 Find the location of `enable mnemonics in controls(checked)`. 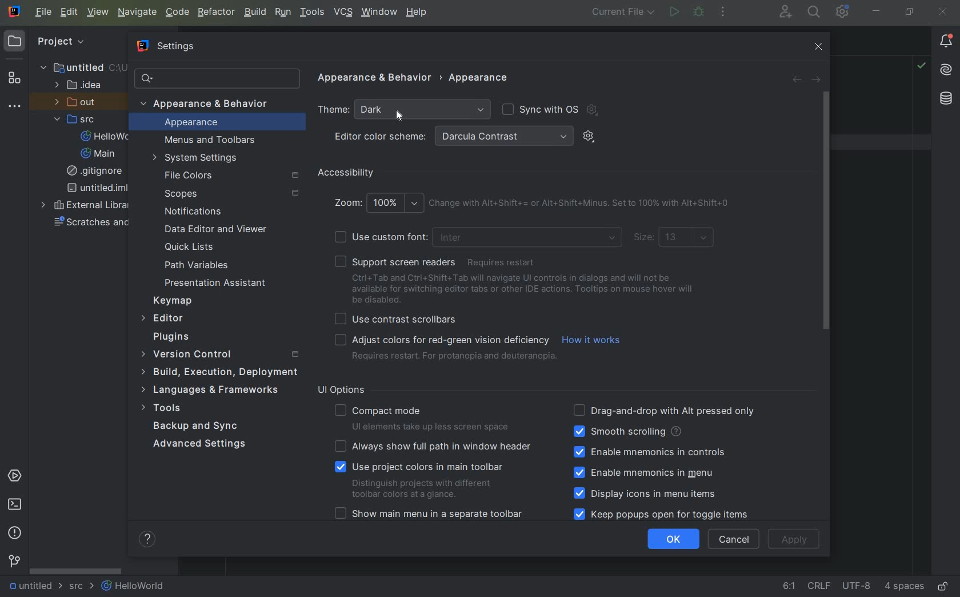

enable mnemonics in controls(checked) is located at coordinates (649, 452).